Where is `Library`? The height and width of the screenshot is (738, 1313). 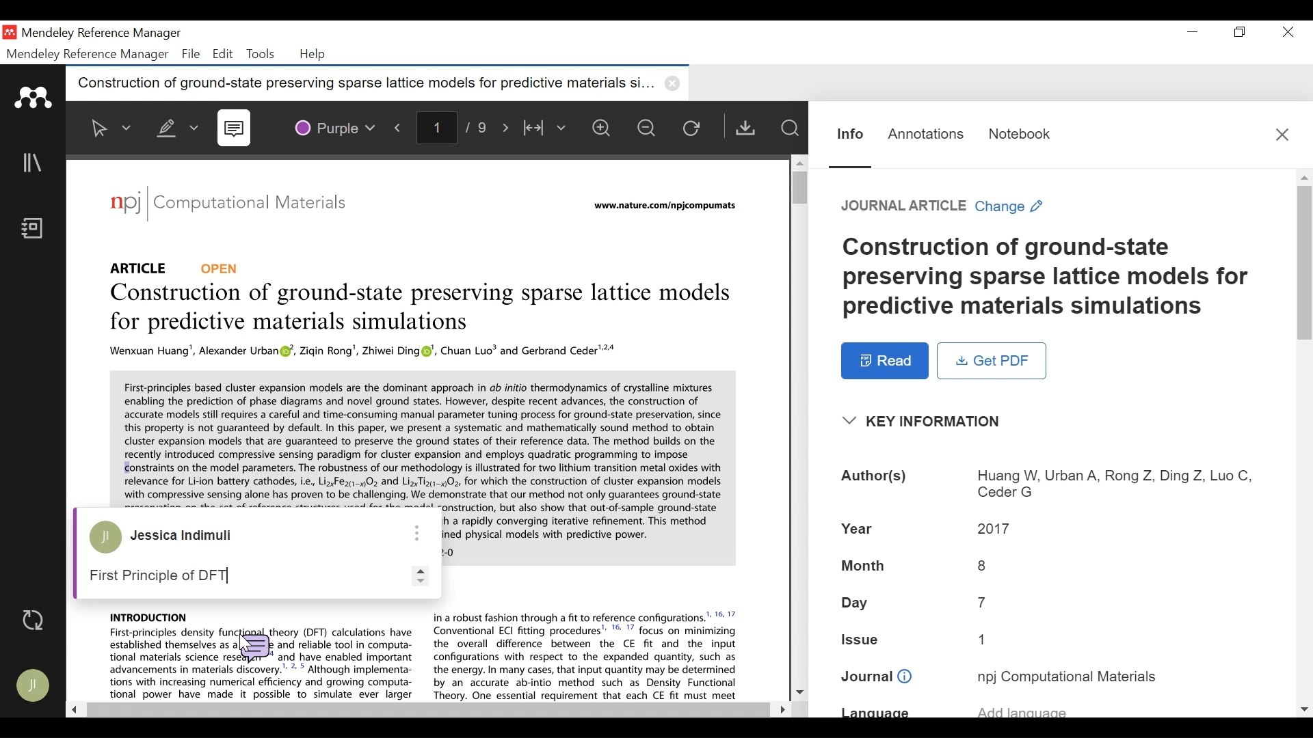
Library is located at coordinates (34, 163).